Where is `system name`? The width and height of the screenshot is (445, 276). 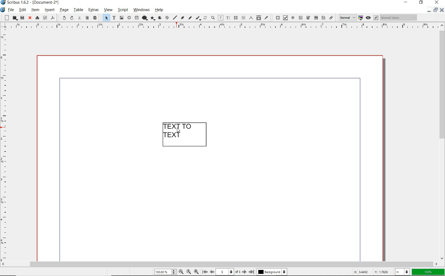
system name is located at coordinates (34, 3).